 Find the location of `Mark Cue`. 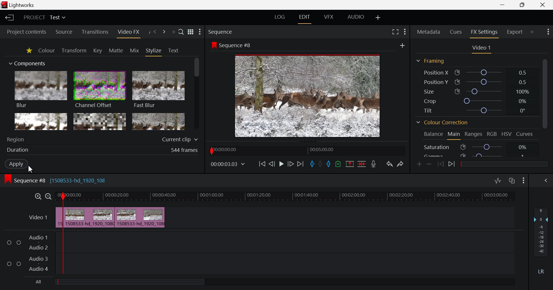

Mark Cue is located at coordinates (338, 164).